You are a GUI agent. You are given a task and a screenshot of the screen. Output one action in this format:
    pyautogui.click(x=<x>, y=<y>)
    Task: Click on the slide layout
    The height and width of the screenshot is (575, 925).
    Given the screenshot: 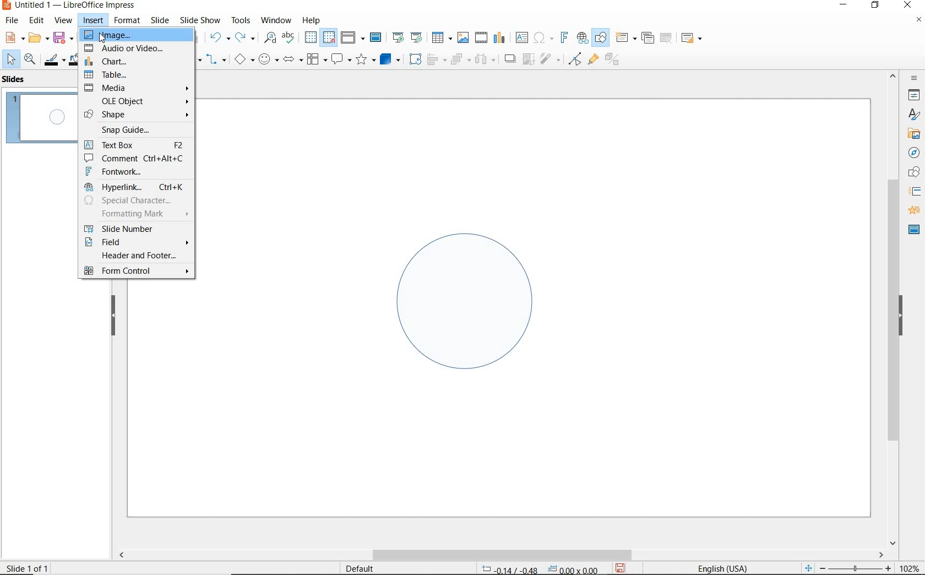 What is the action you would take?
    pyautogui.click(x=692, y=39)
    